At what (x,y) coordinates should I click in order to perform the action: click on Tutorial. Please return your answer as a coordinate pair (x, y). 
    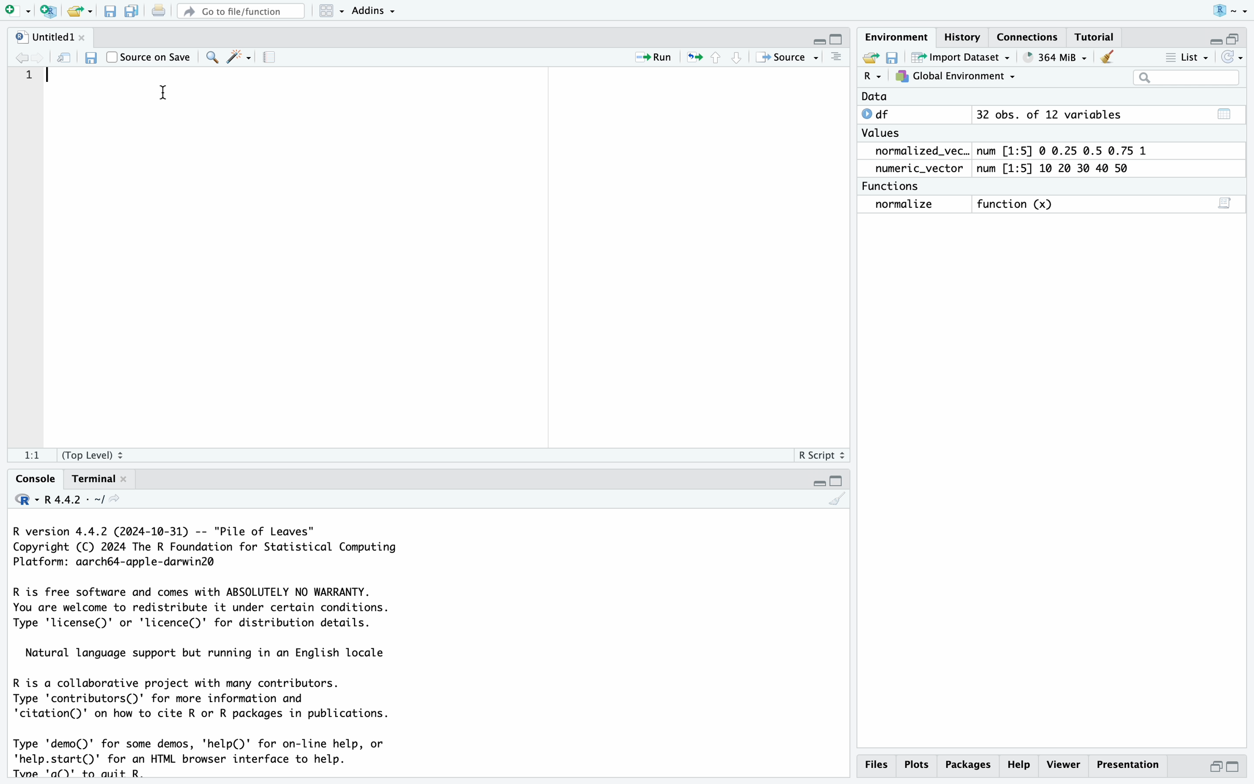
    Looking at the image, I should click on (1094, 38).